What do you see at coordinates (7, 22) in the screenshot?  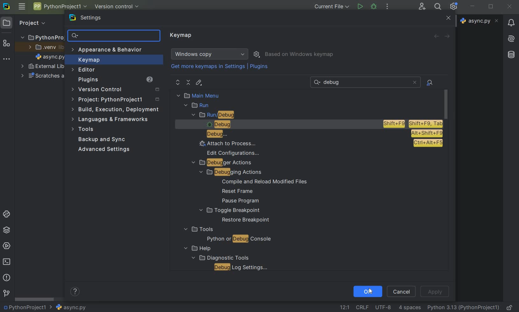 I see `project icon` at bounding box center [7, 22].